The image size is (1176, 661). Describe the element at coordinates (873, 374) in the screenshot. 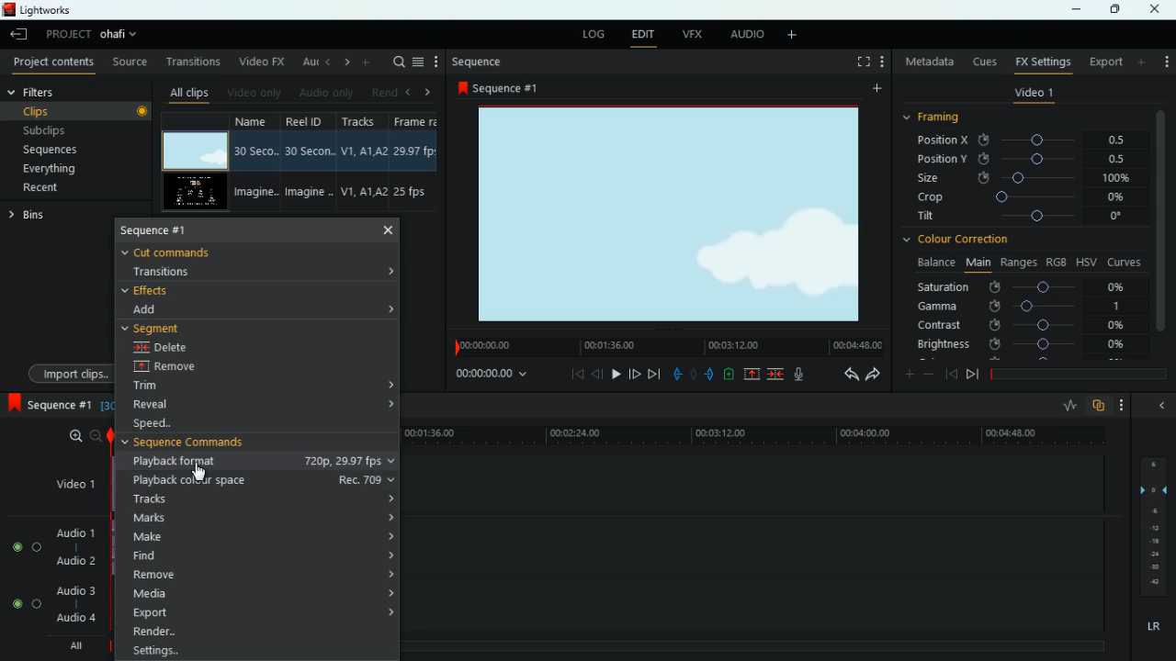

I see `forward` at that location.